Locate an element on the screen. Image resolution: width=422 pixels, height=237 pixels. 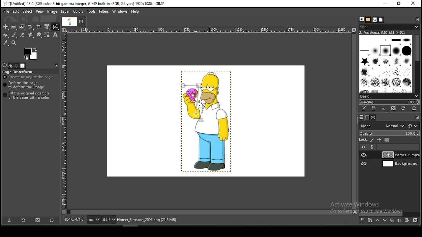
save tool preset is located at coordinates (9, 221).